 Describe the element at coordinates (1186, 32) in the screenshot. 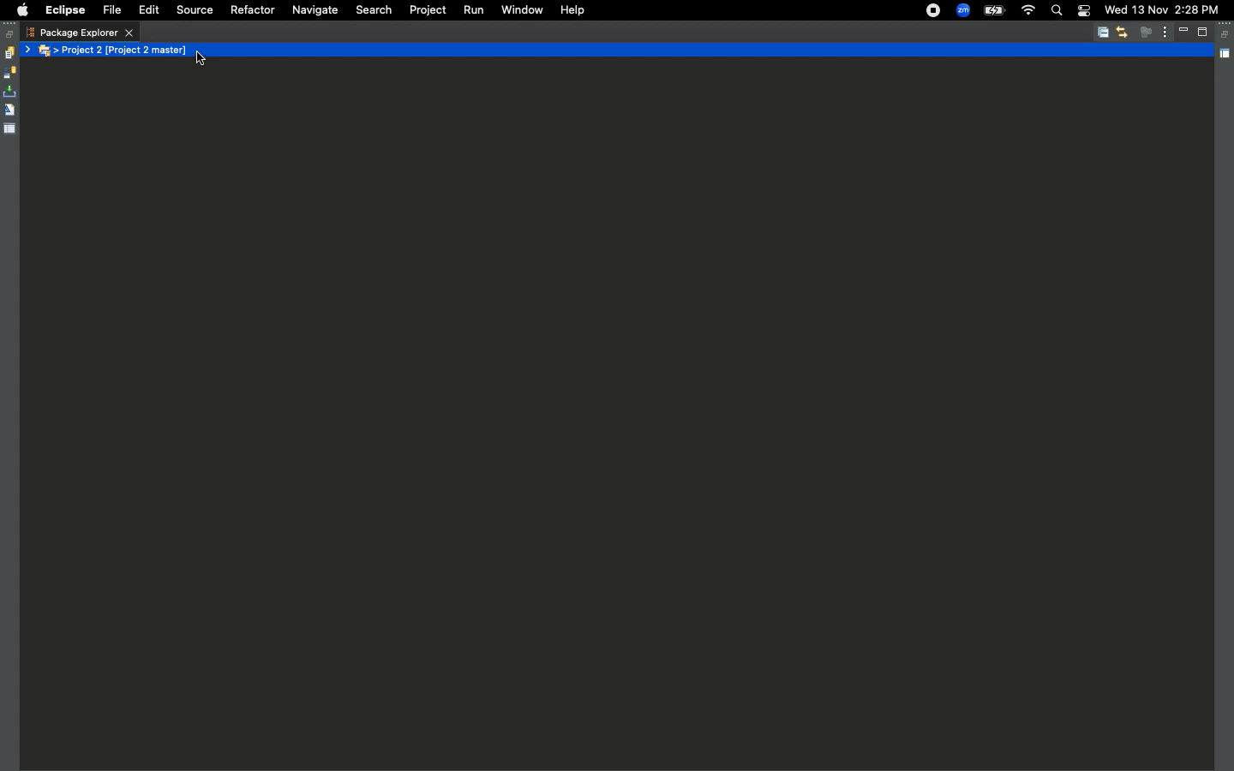

I see `Minimize` at that location.